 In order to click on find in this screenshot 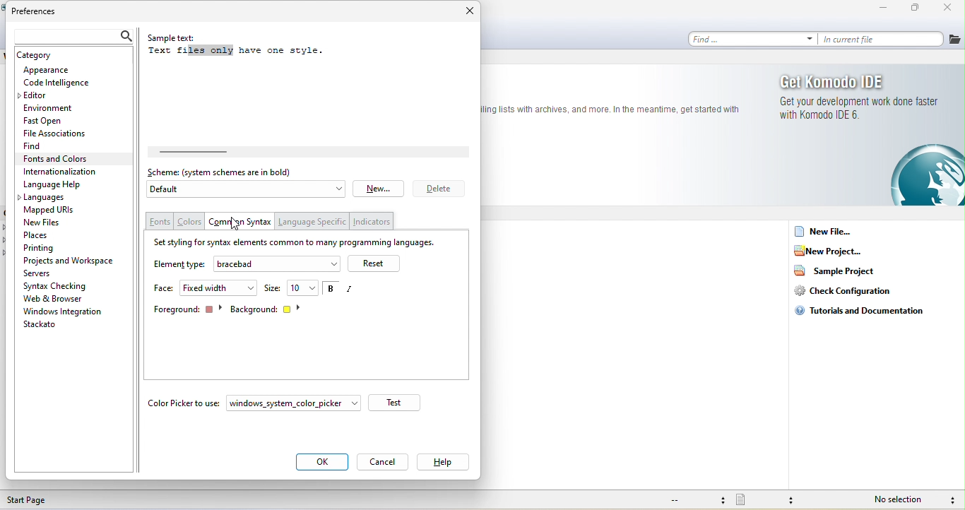, I will do `click(35, 146)`.